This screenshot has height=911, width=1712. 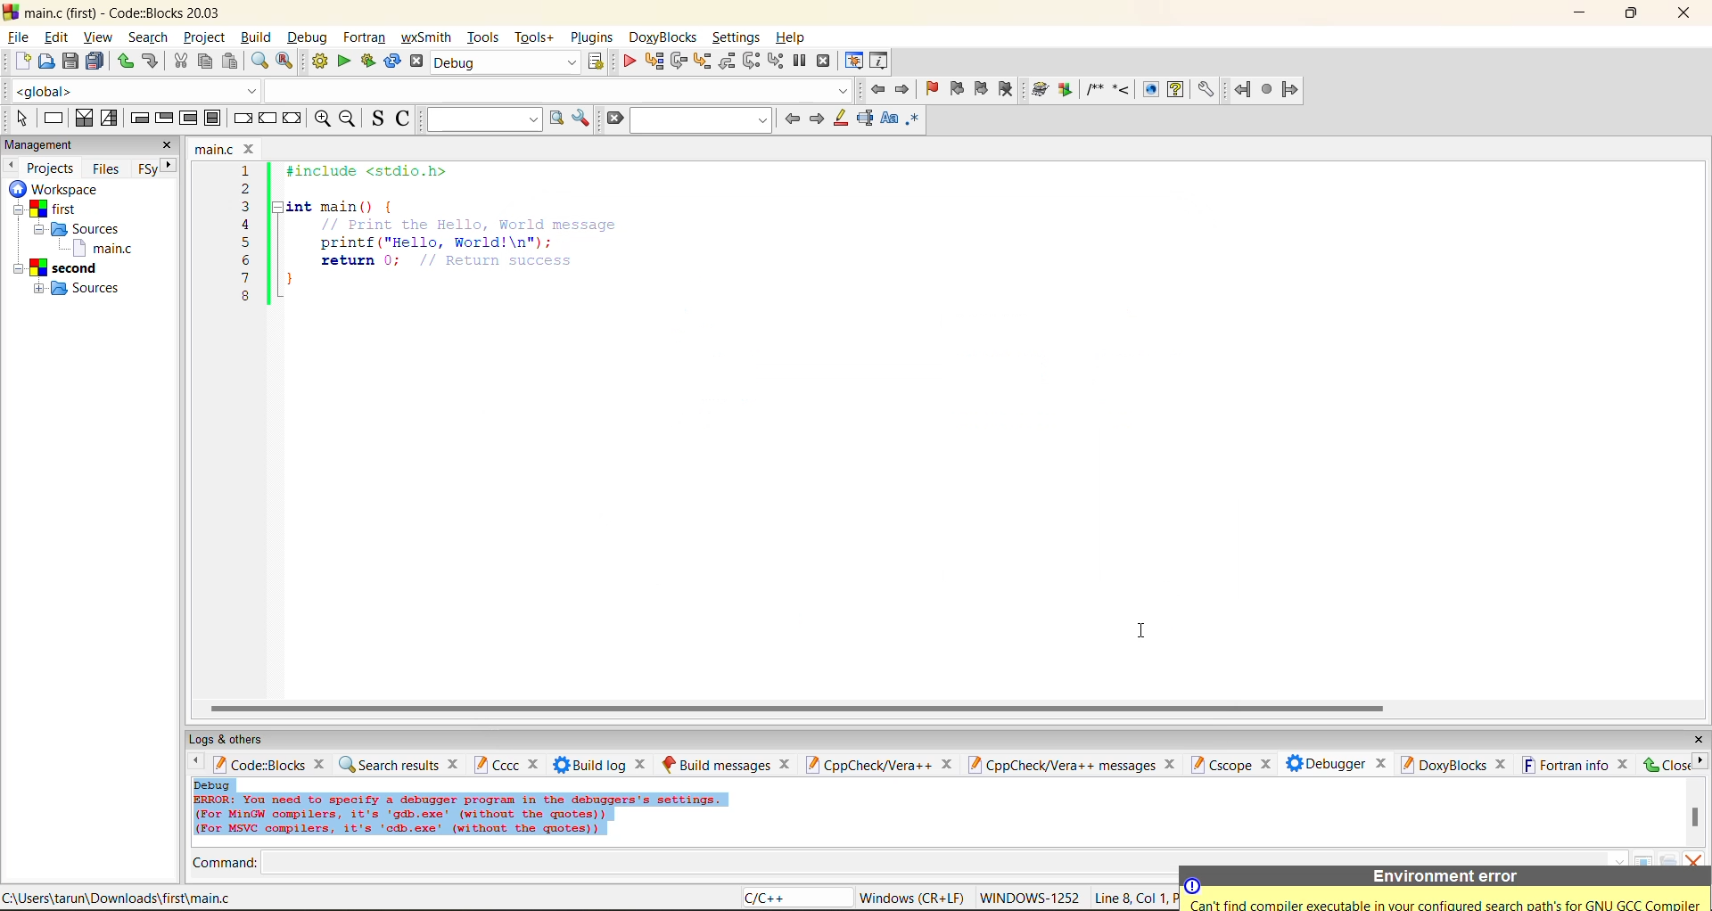 What do you see at coordinates (427, 37) in the screenshot?
I see `wxsmith` at bounding box center [427, 37].